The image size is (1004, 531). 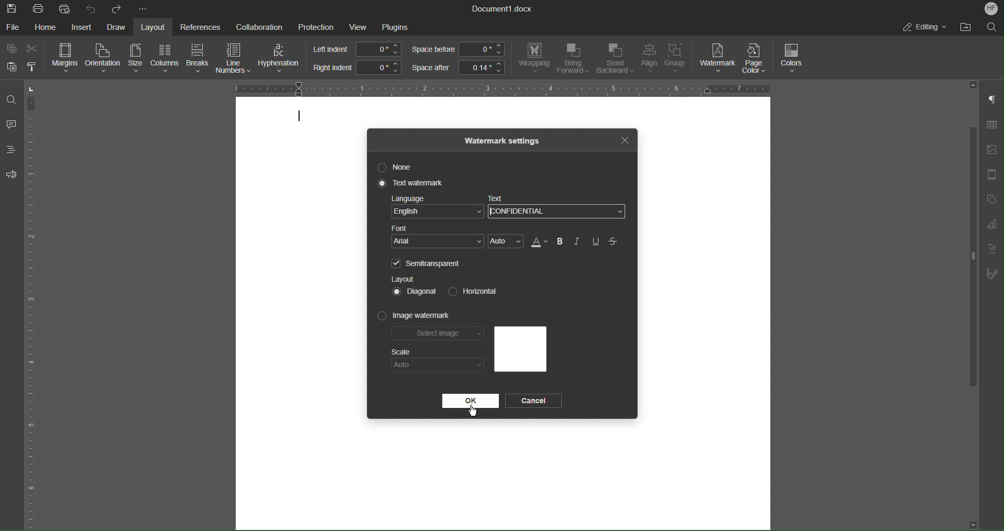 I want to click on Watermark settings, so click(x=503, y=140).